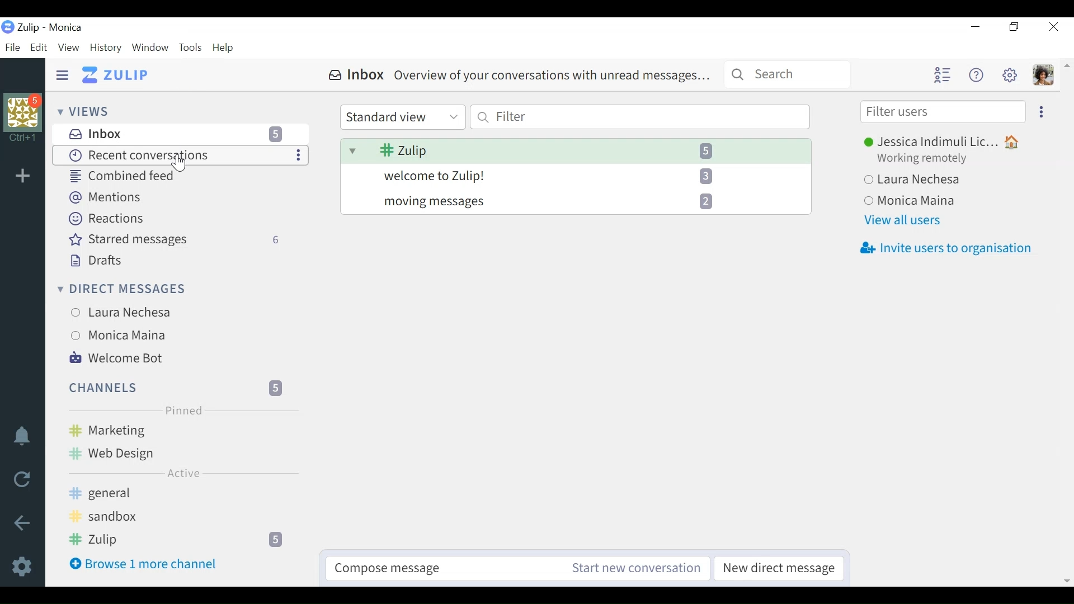 The height and width of the screenshot is (604, 1074). What do you see at coordinates (519, 75) in the screenshot?
I see `Inbox Overview of your conversations with unread messages...` at bounding box center [519, 75].